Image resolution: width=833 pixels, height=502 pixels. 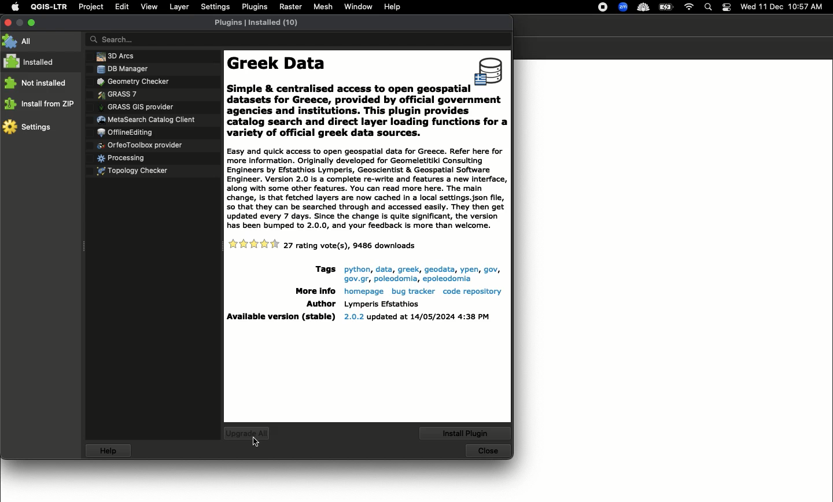 What do you see at coordinates (255, 245) in the screenshot?
I see `ratings` at bounding box center [255, 245].